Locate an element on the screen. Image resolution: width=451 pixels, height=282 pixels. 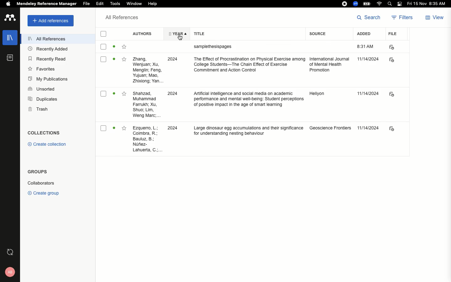
title is located at coordinates (231, 46).